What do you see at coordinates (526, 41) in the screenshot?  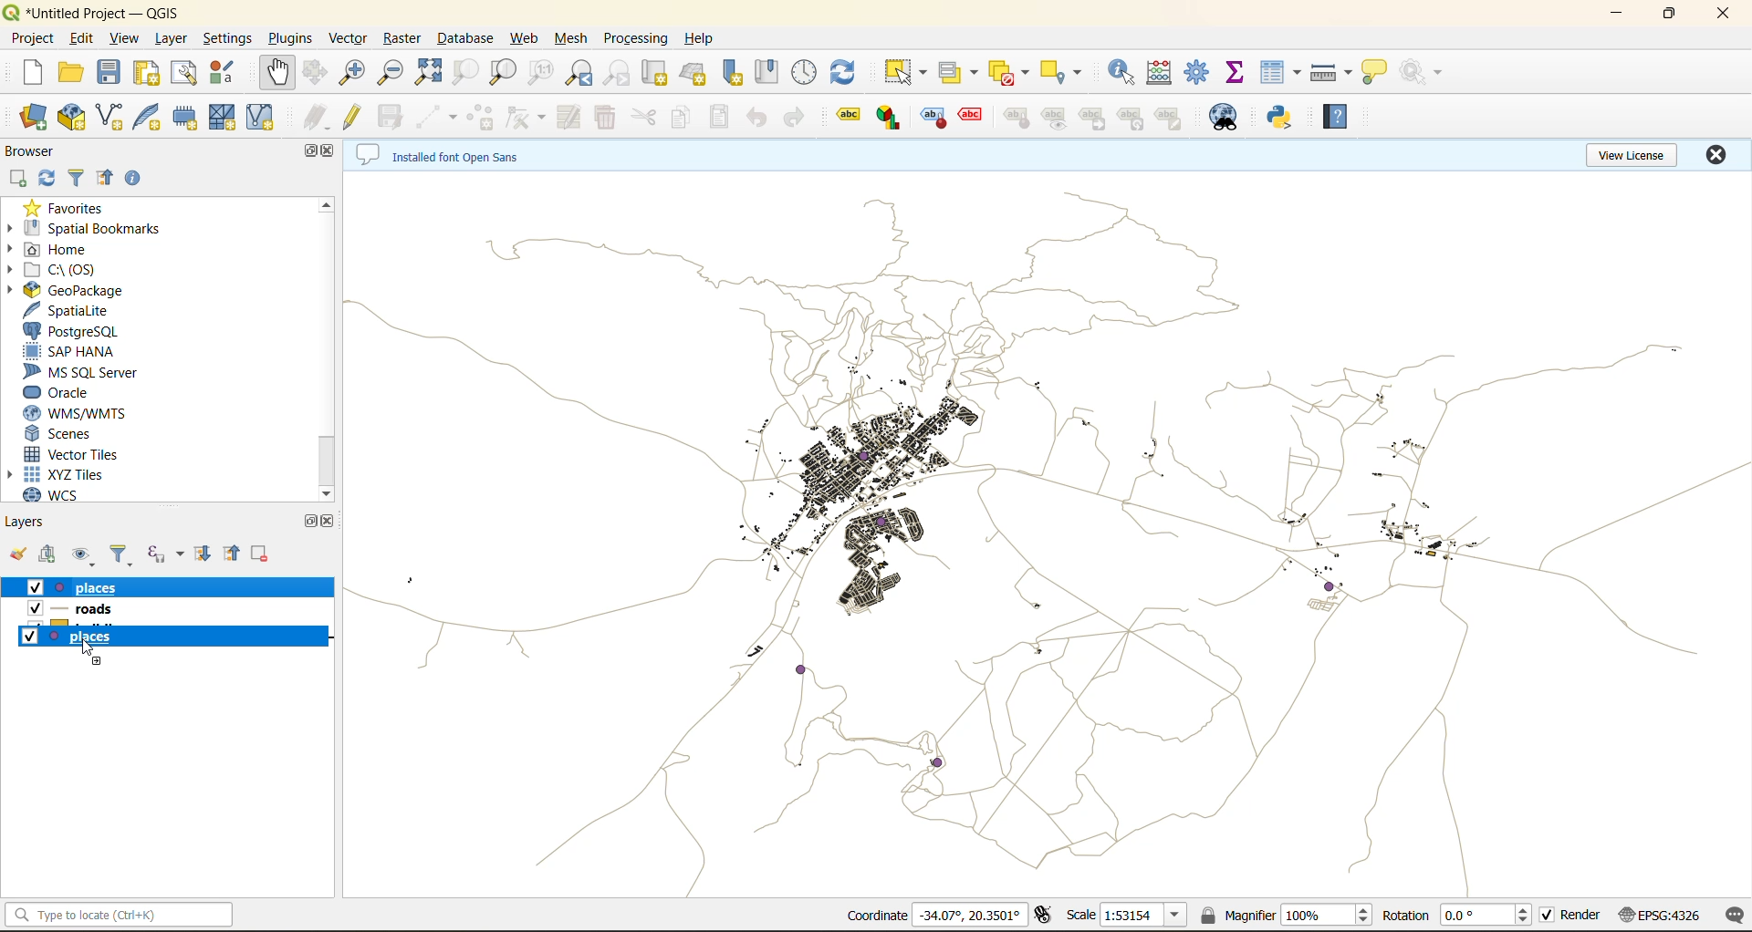 I see `web` at bounding box center [526, 41].